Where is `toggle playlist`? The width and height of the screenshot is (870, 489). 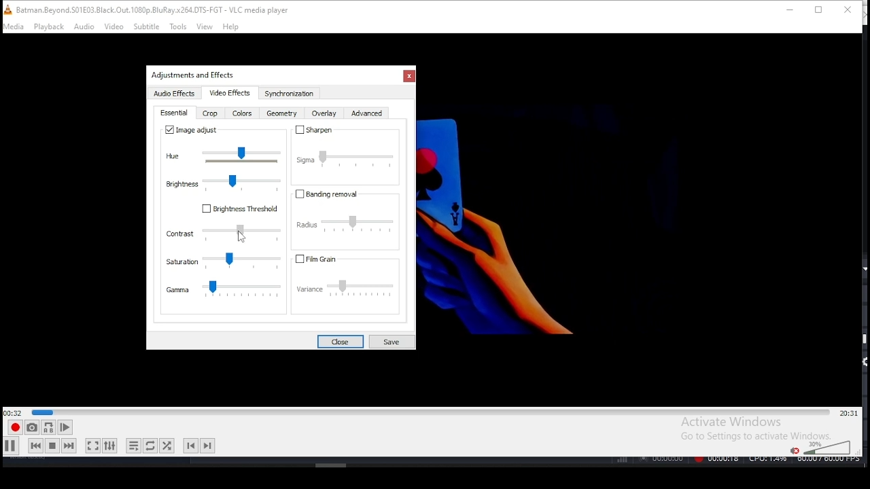
toggle playlist is located at coordinates (133, 444).